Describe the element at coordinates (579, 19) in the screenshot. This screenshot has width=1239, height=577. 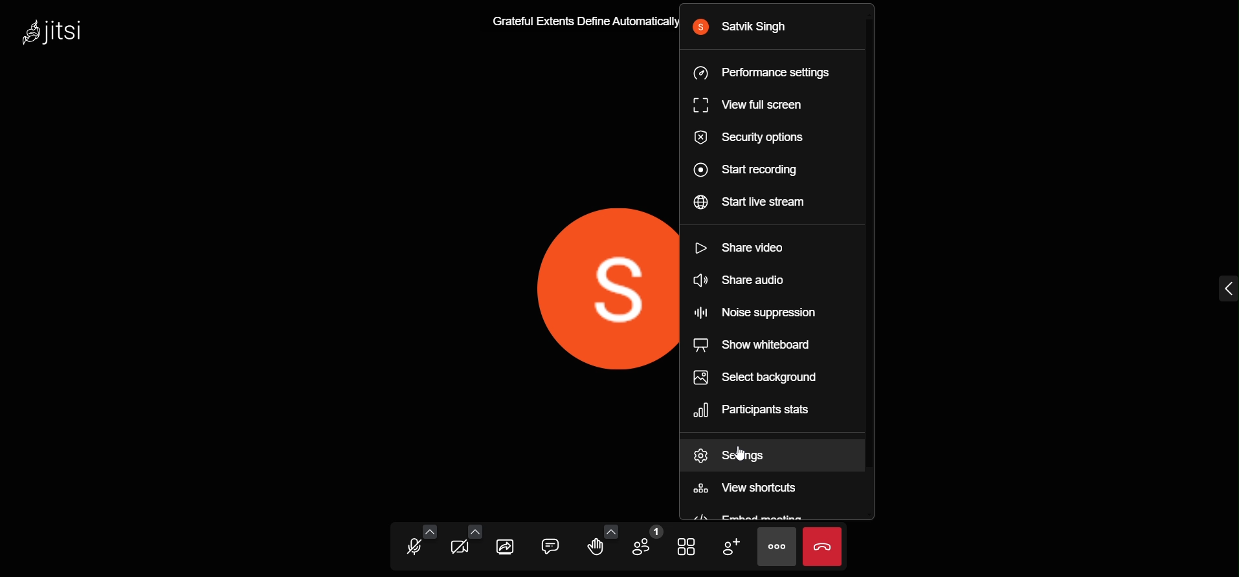
I see `meeting title` at that location.